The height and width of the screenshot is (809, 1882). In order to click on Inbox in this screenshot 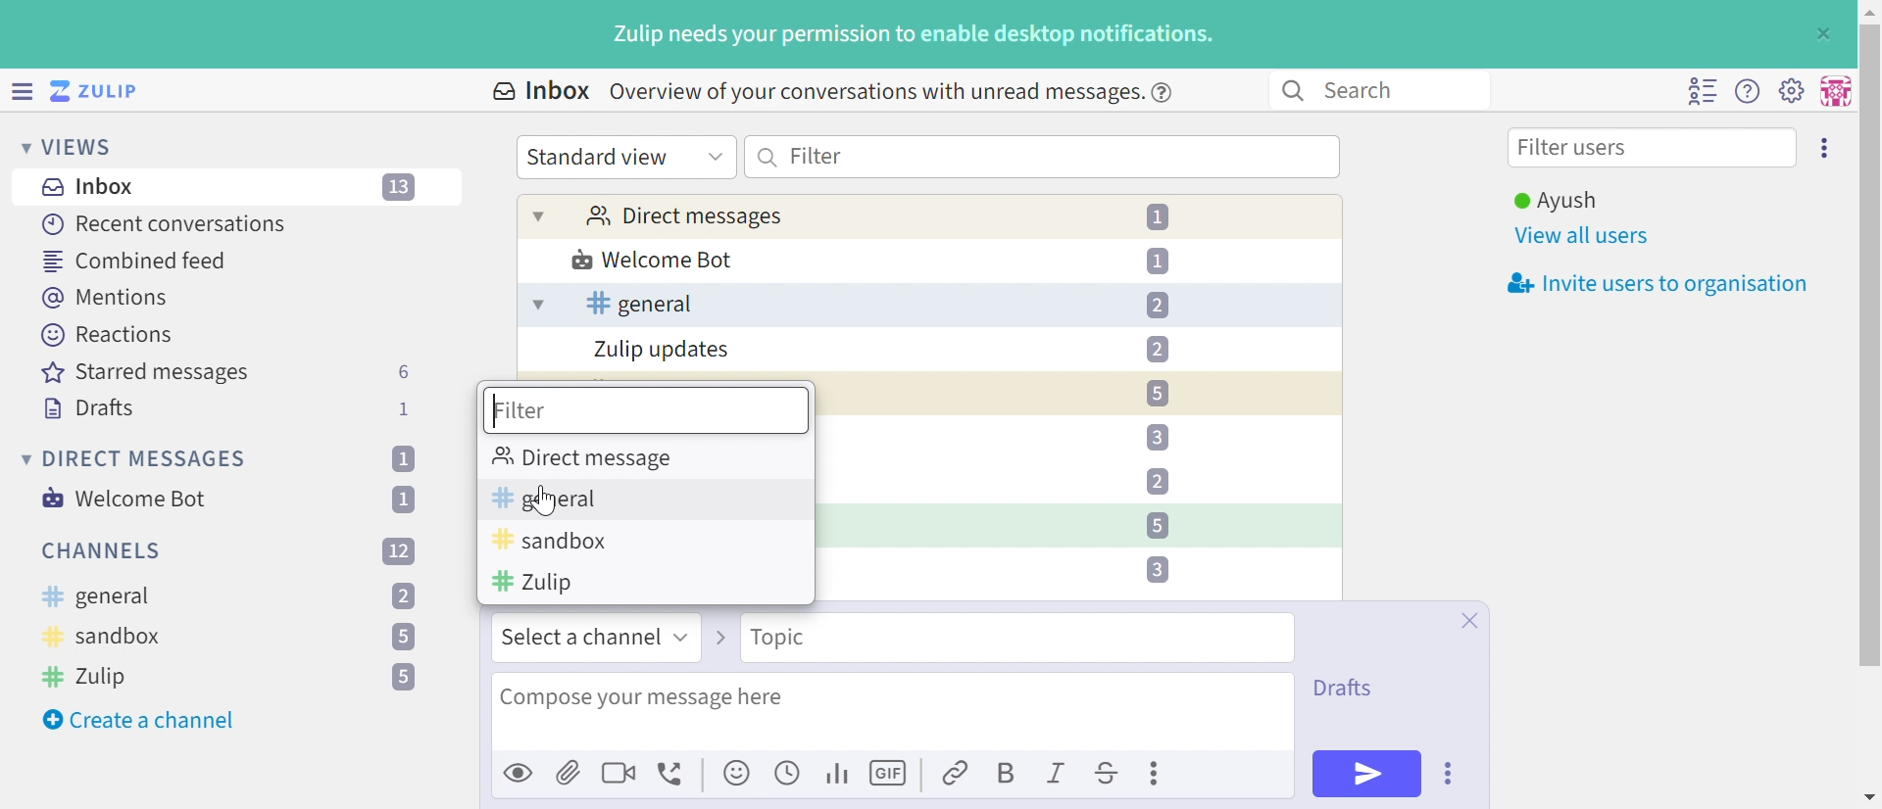, I will do `click(539, 91)`.